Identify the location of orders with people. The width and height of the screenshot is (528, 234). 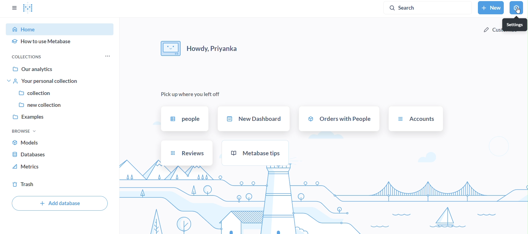
(339, 119).